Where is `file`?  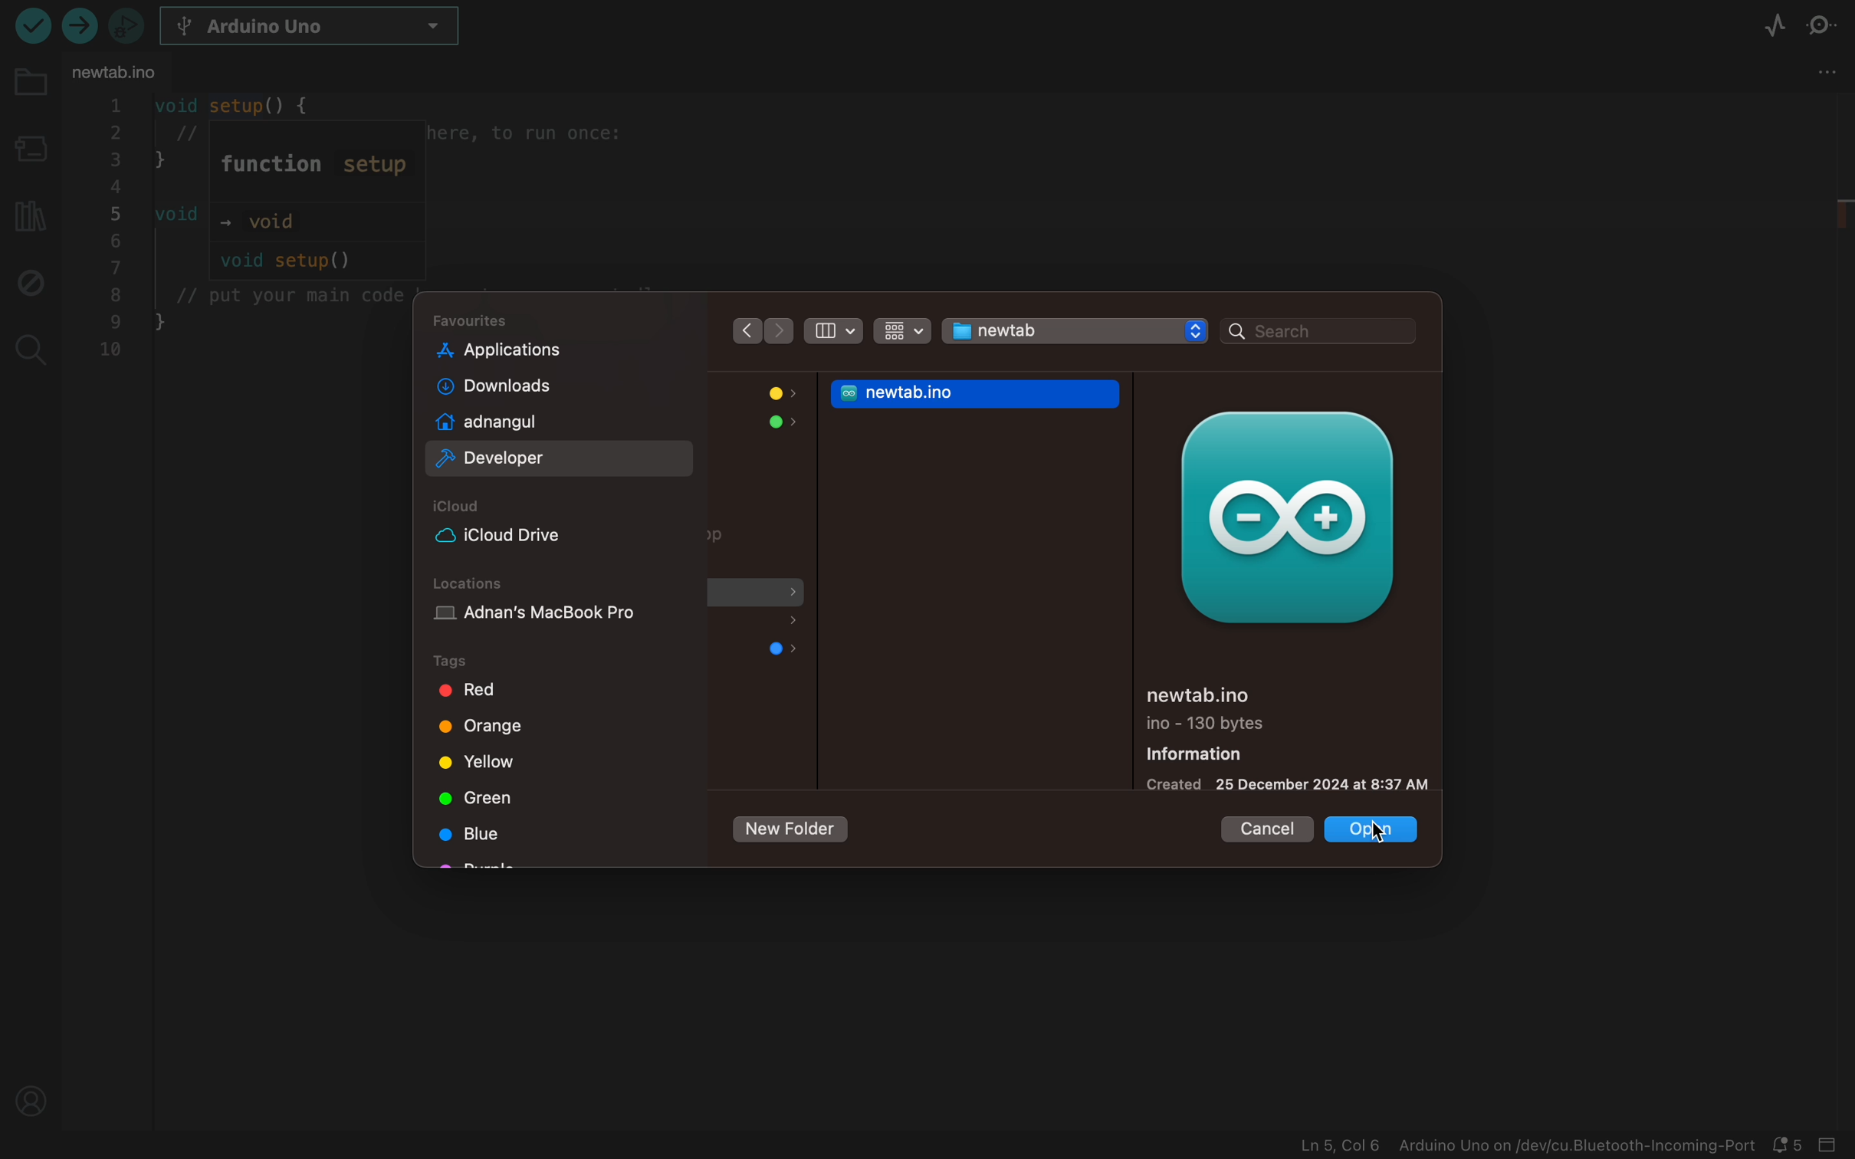
file is located at coordinates (722, 540).